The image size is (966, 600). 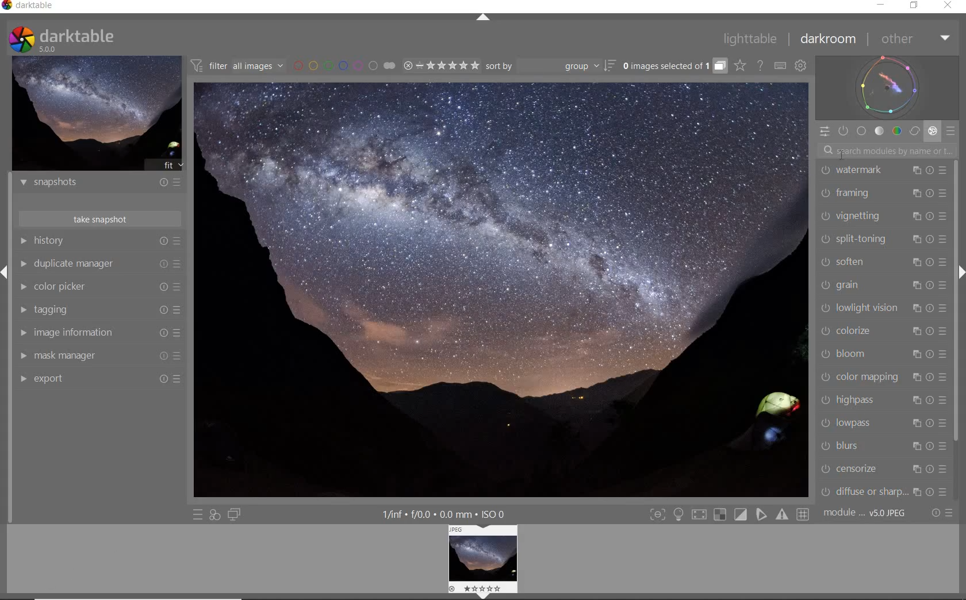 I want to click on reset parameters, so click(x=931, y=493).